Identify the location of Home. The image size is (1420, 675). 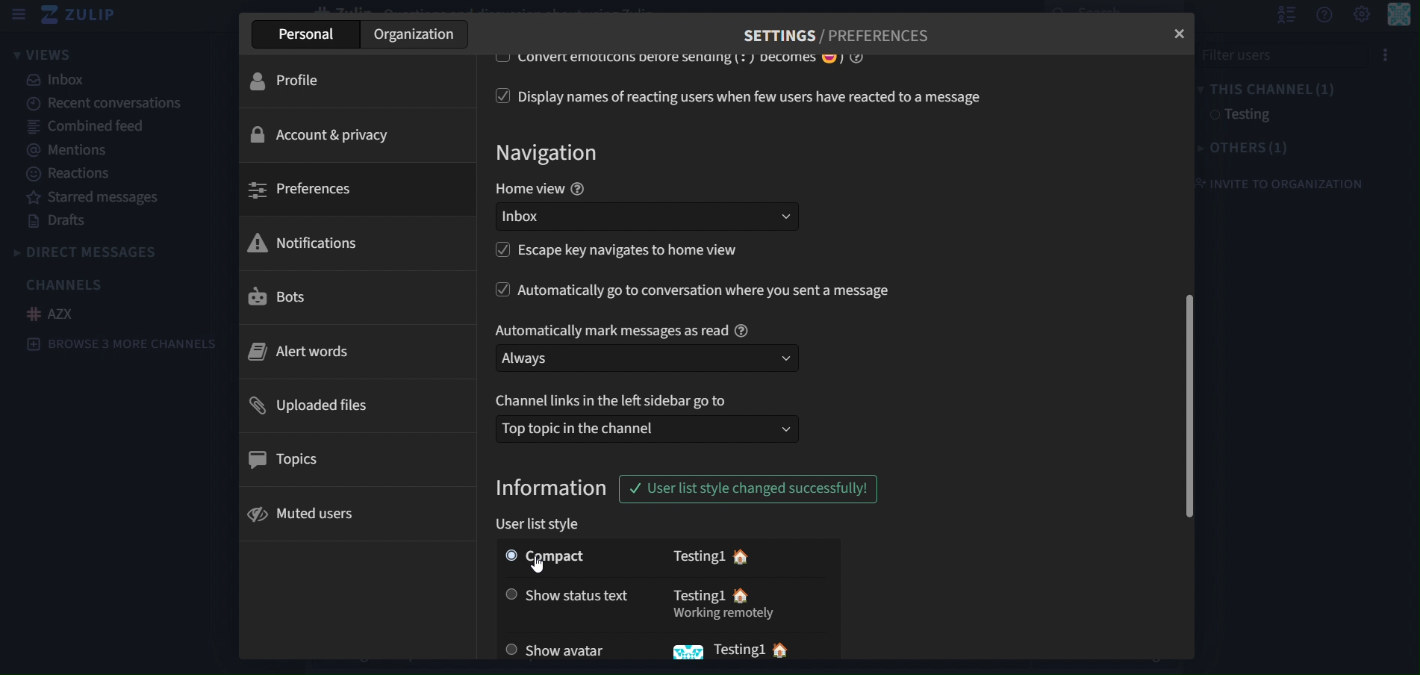
(791, 652).